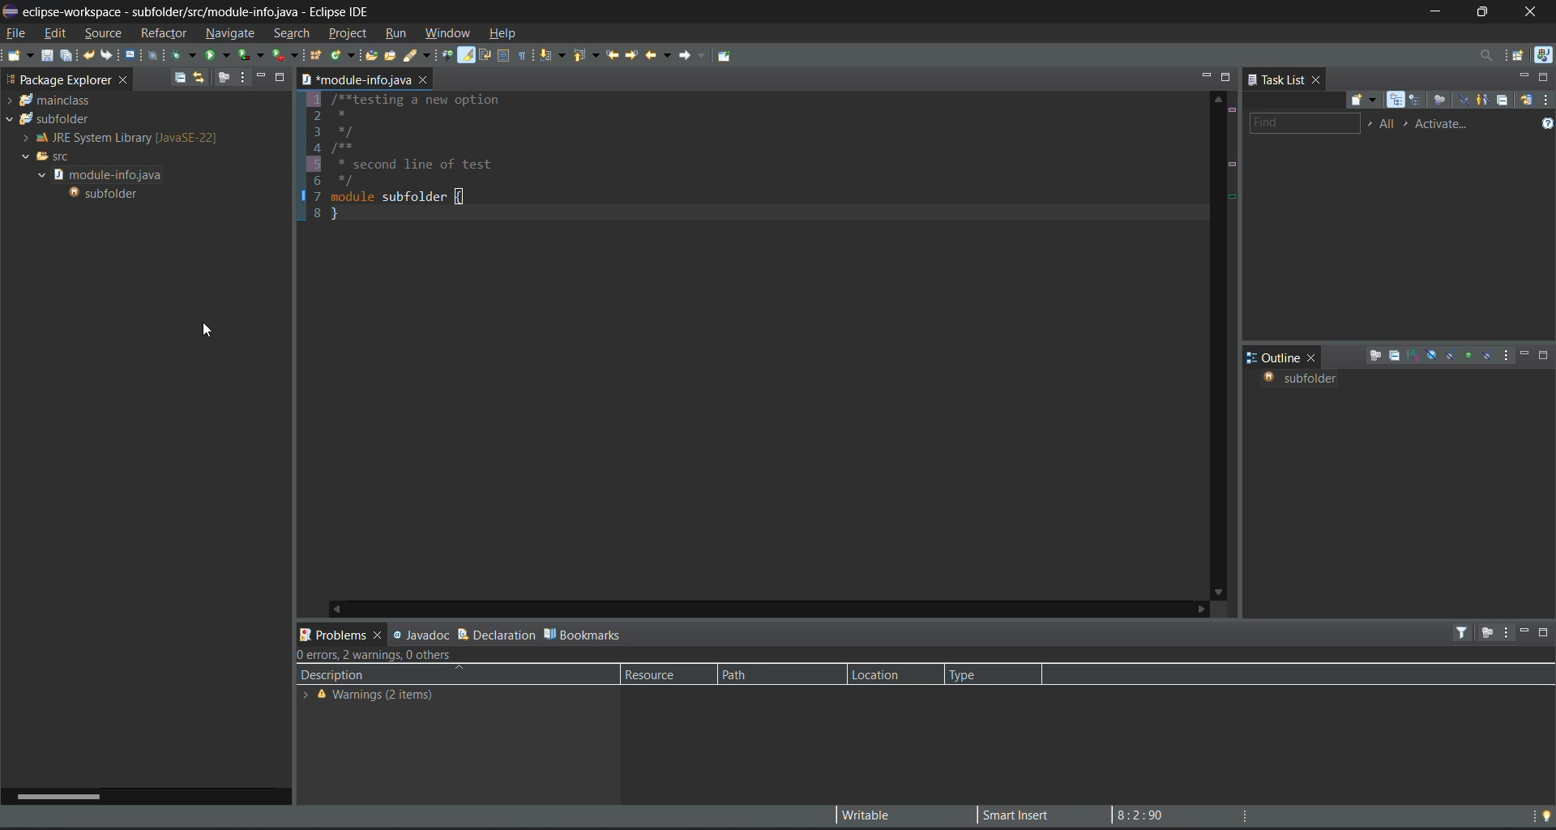  What do you see at coordinates (219, 53) in the screenshot?
I see `run` at bounding box center [219, 53].